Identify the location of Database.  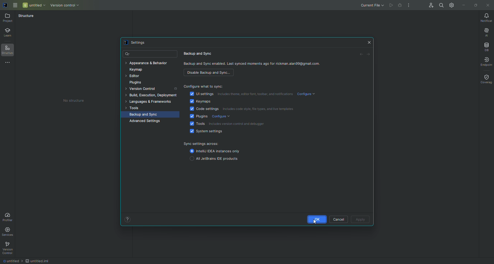
(486, 46).